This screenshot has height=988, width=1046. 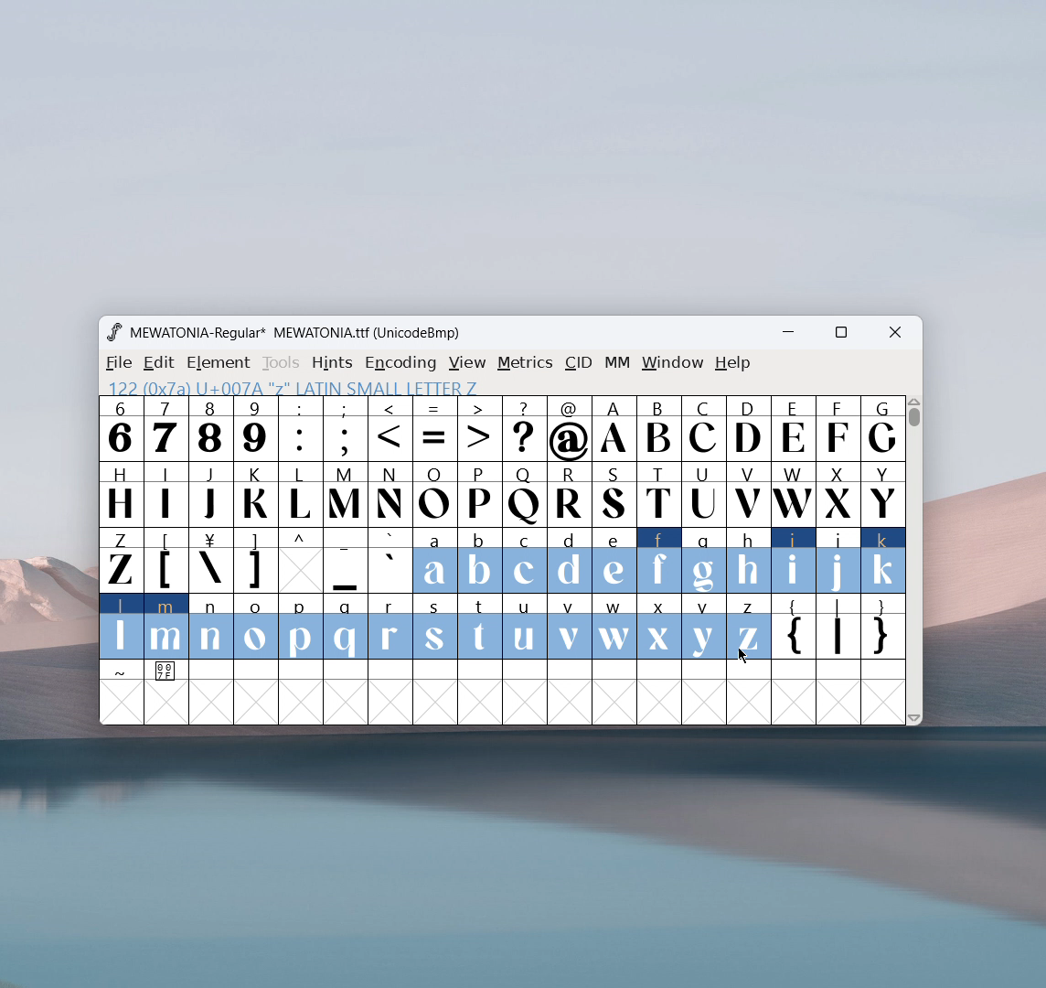 I want to click on 8, so click(x=210, y=428).